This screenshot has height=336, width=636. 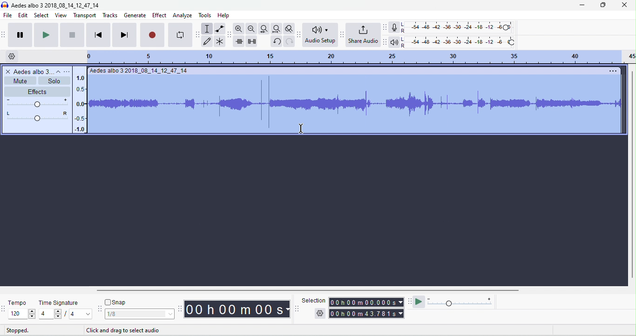 I want to click on effects, so click(x=37, y=91).